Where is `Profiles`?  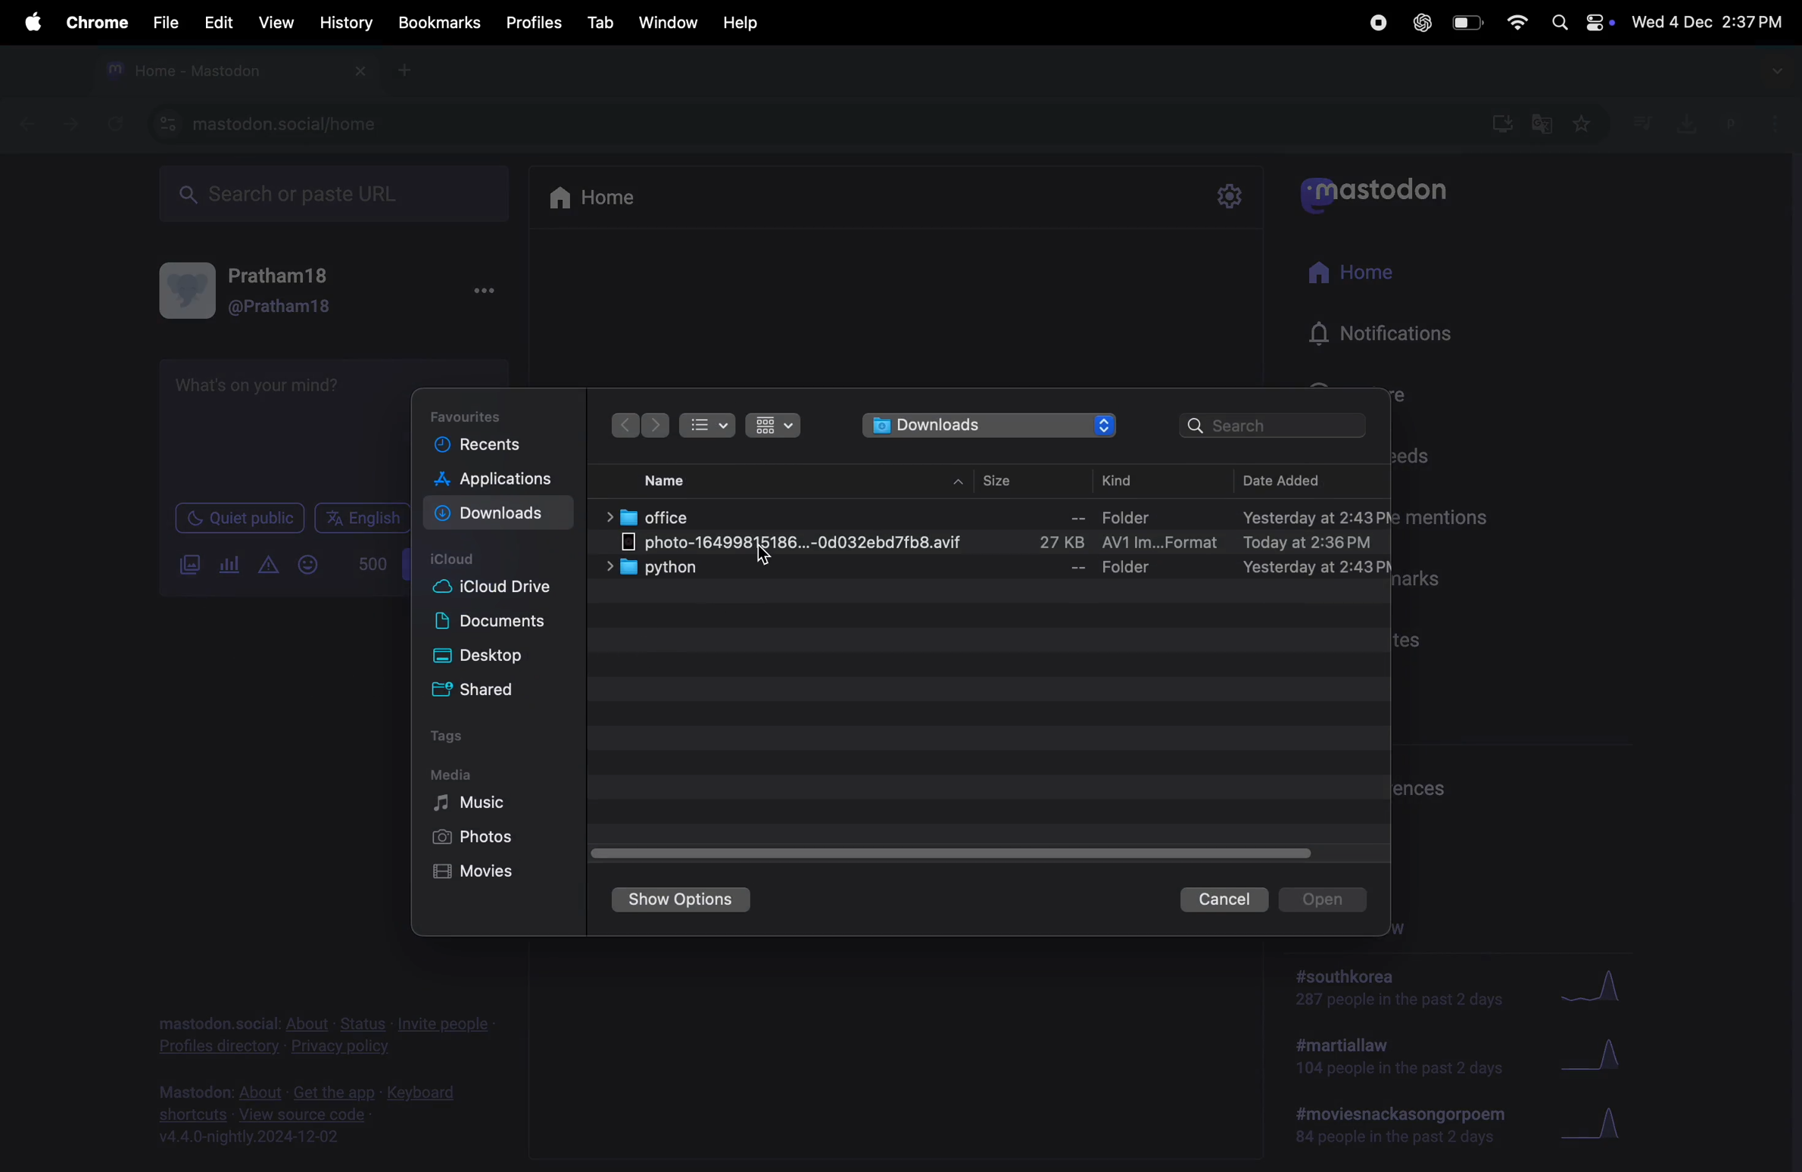 Profiles is located at coordinates (535, 19).